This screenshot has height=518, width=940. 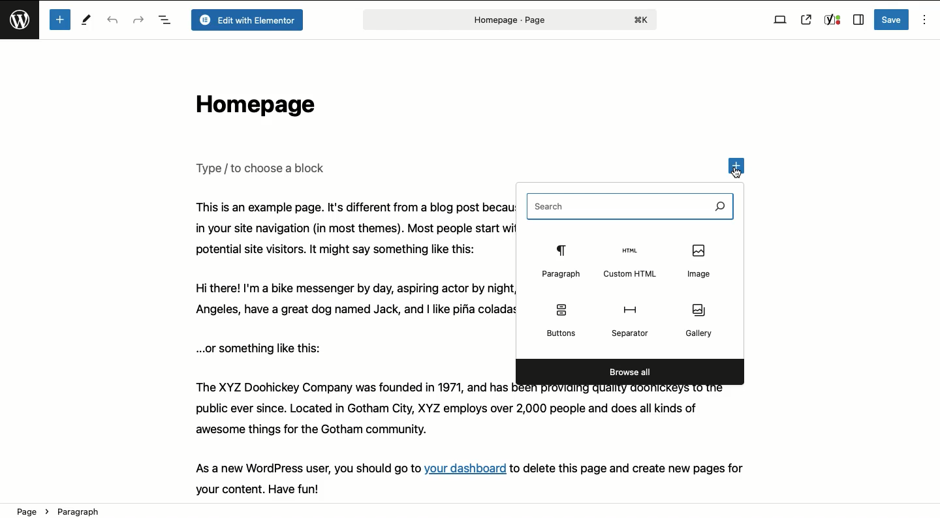 I want to click on Add new block, so click(x=59, y=20).